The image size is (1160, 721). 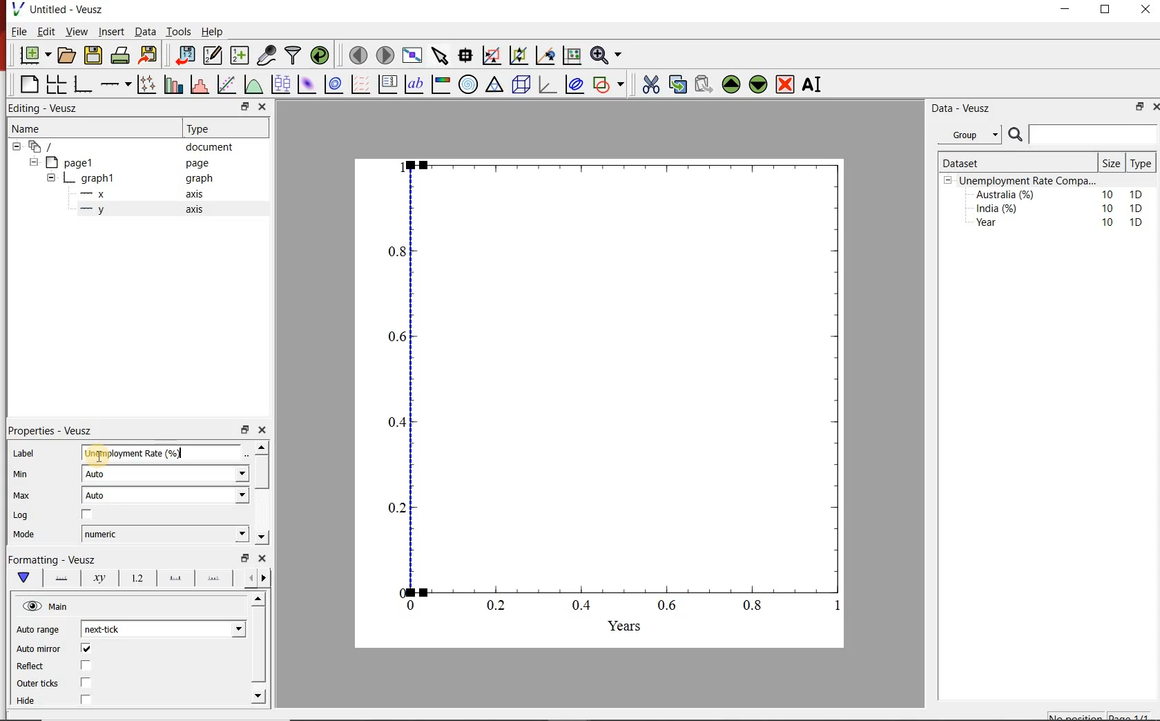 What do you see at coordinates (731, 84) in the screenshot?
I see `move the widgets up` at bounding box center [731, 84].